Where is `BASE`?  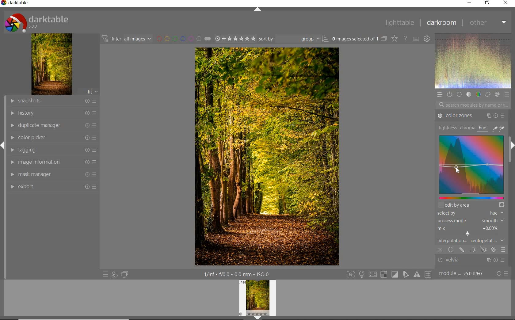 BASE is located at coordinates (459, 95).